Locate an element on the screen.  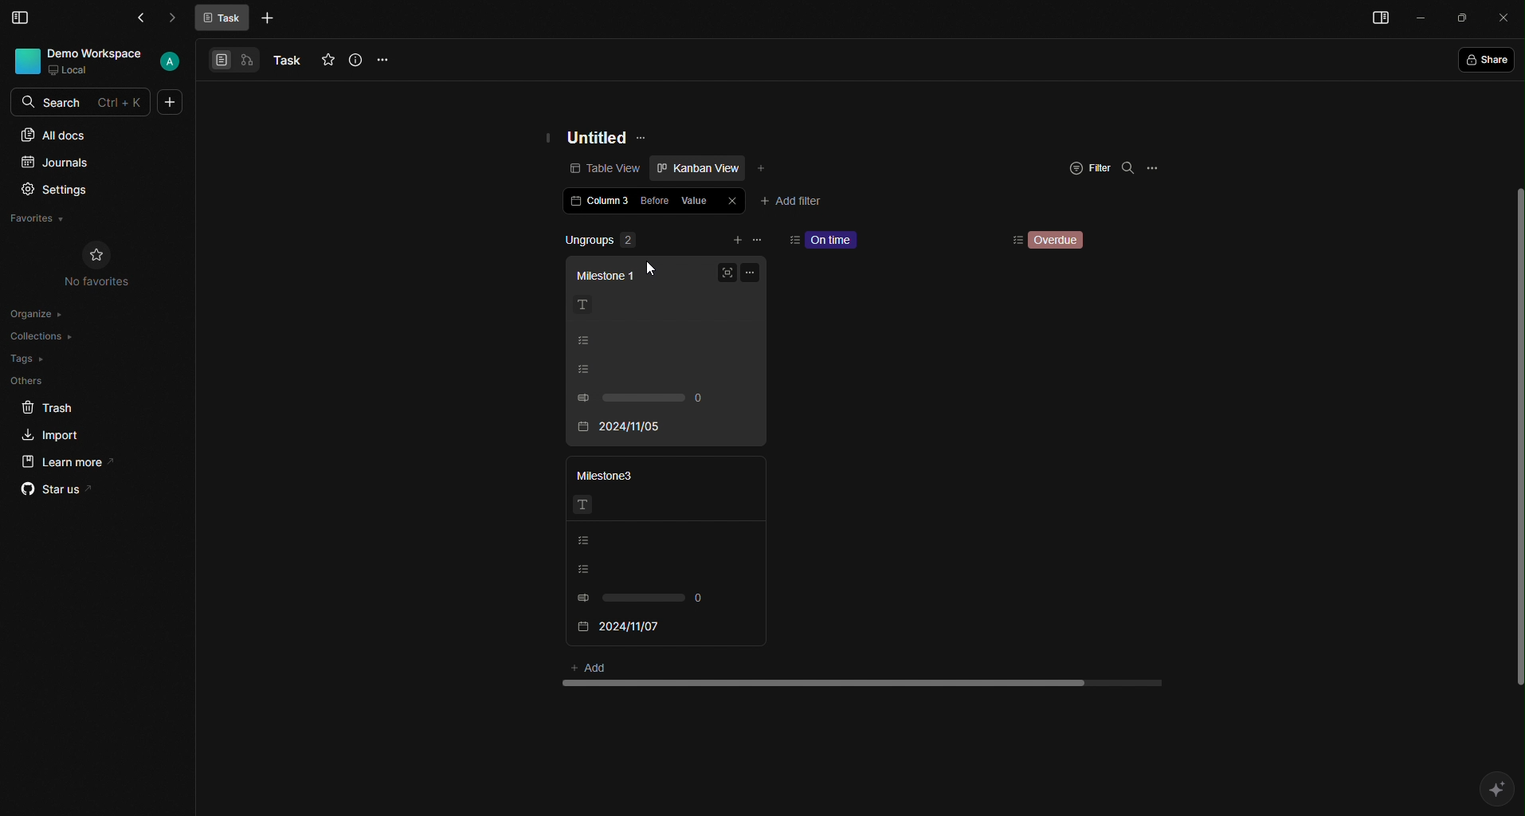
Task is located at coordinates (287, 61).